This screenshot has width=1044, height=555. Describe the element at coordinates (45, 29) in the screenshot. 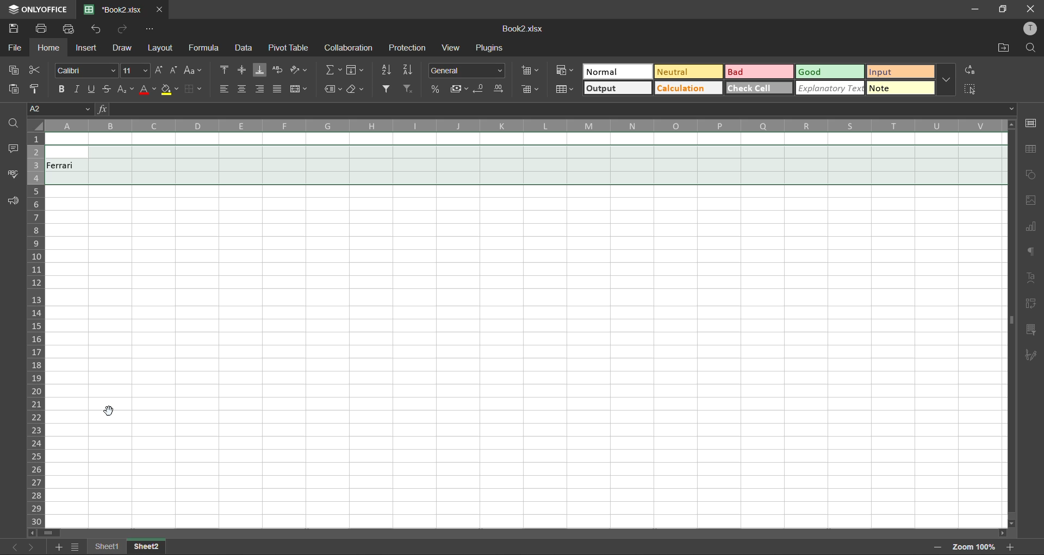

I see `print` at that location.